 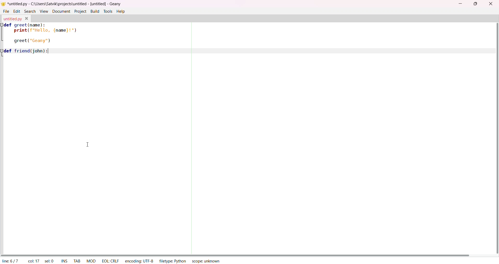 I want to click on cursor, so click(x=87, y=143).